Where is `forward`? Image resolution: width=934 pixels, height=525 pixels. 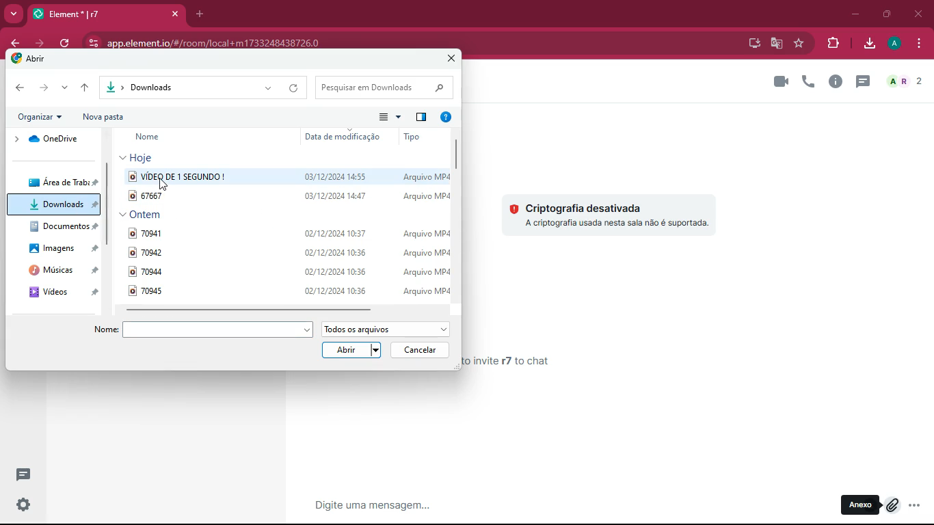
forward is located at coordinates (46, 87).